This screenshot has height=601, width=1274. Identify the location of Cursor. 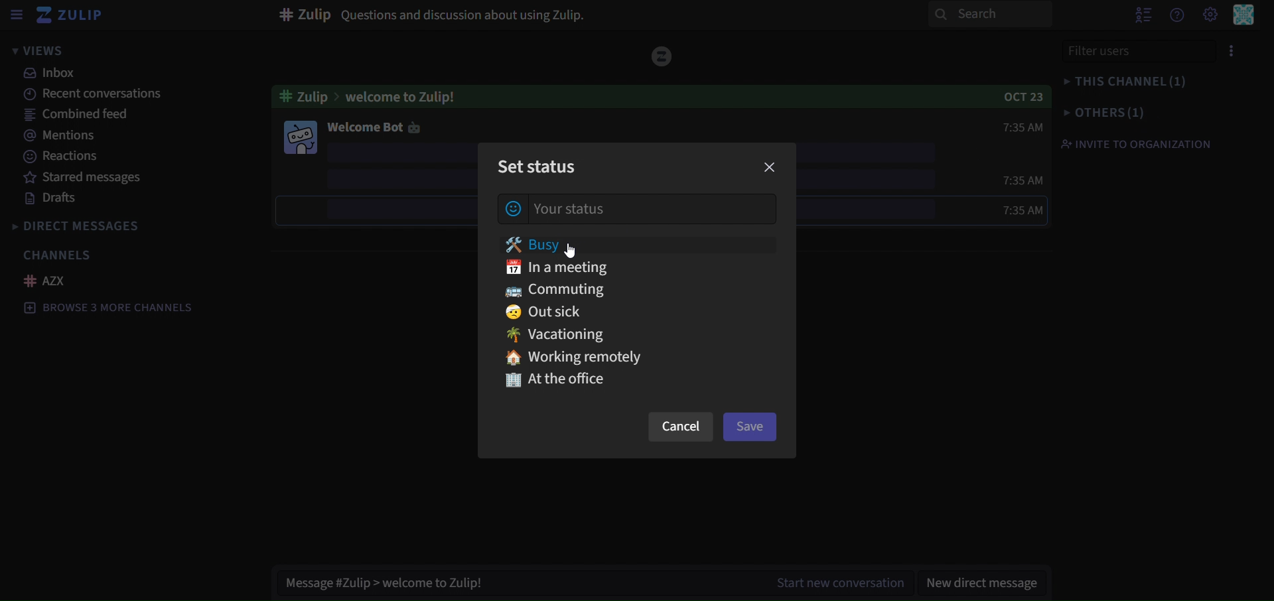
(571, 251).